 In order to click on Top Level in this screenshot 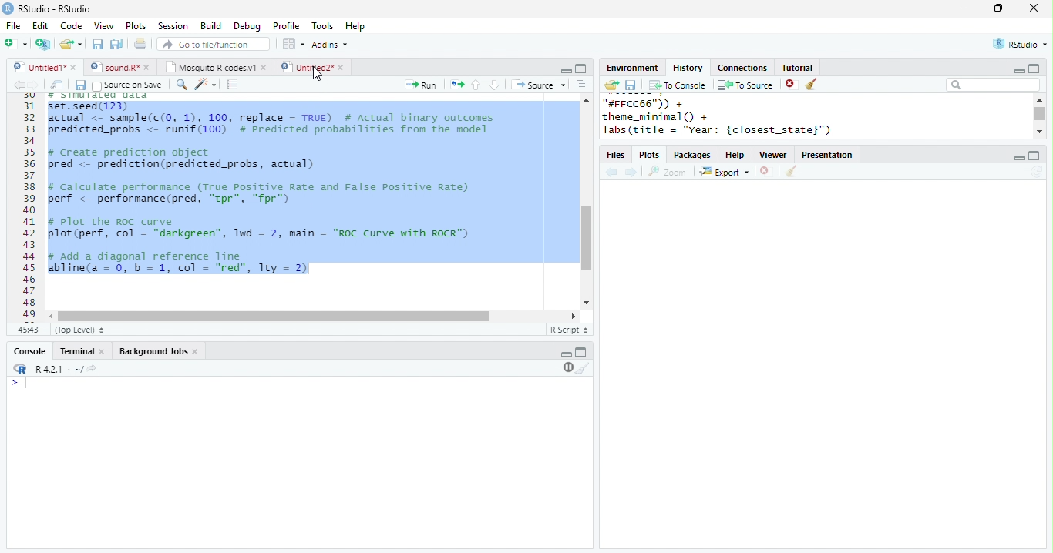, I will do `click(81, 330)`.